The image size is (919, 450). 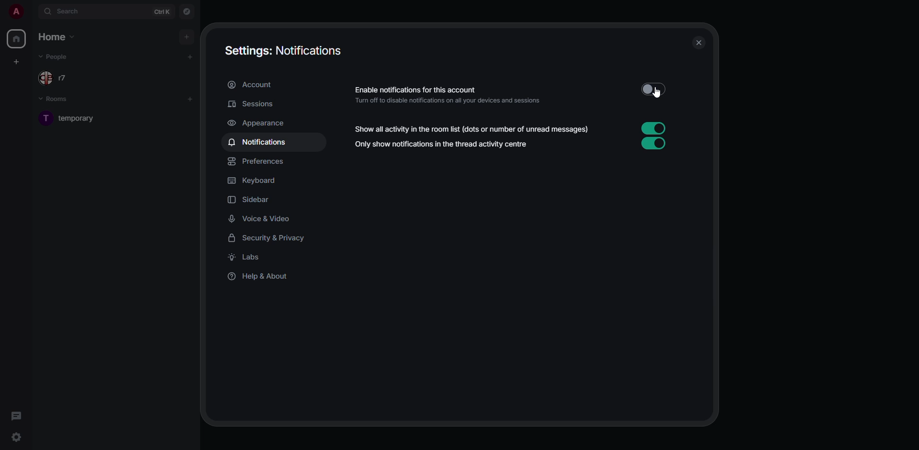 What do you see at coordinates (452, 96) in the screenshot?
I see `enable notifications for this account` at bounding box center [452, 96].